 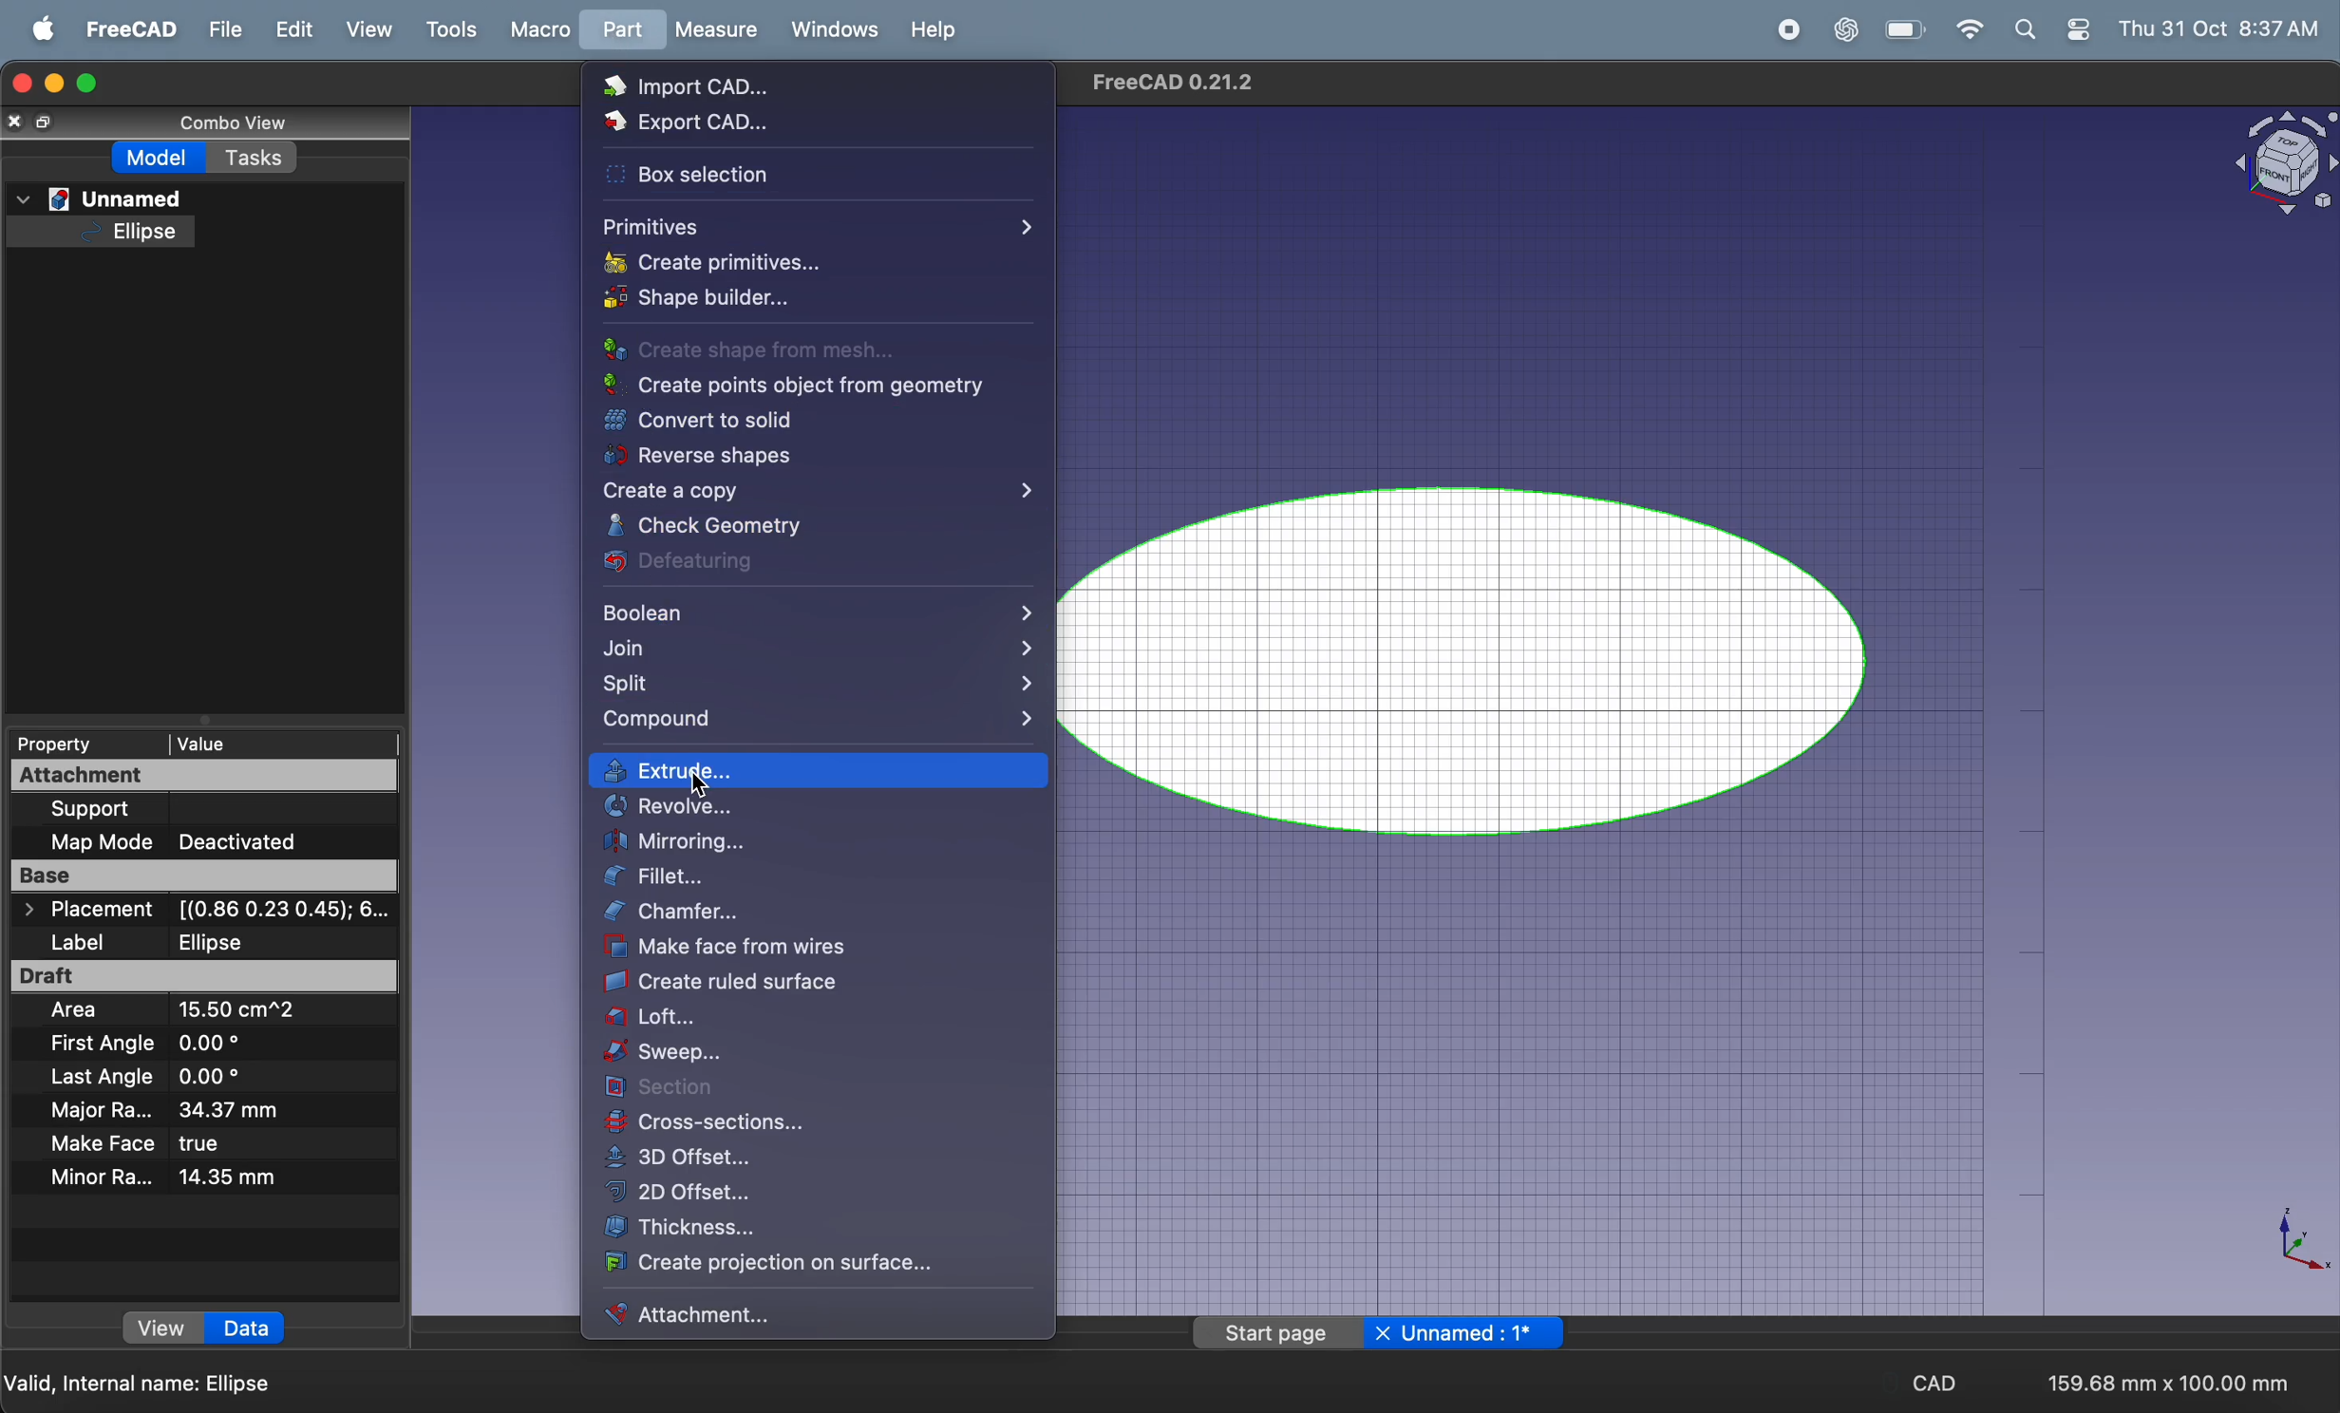 What do you see at coordinates (779, 1017) in the screenshot?
I see `loft` at bounding box center [779, 1017].